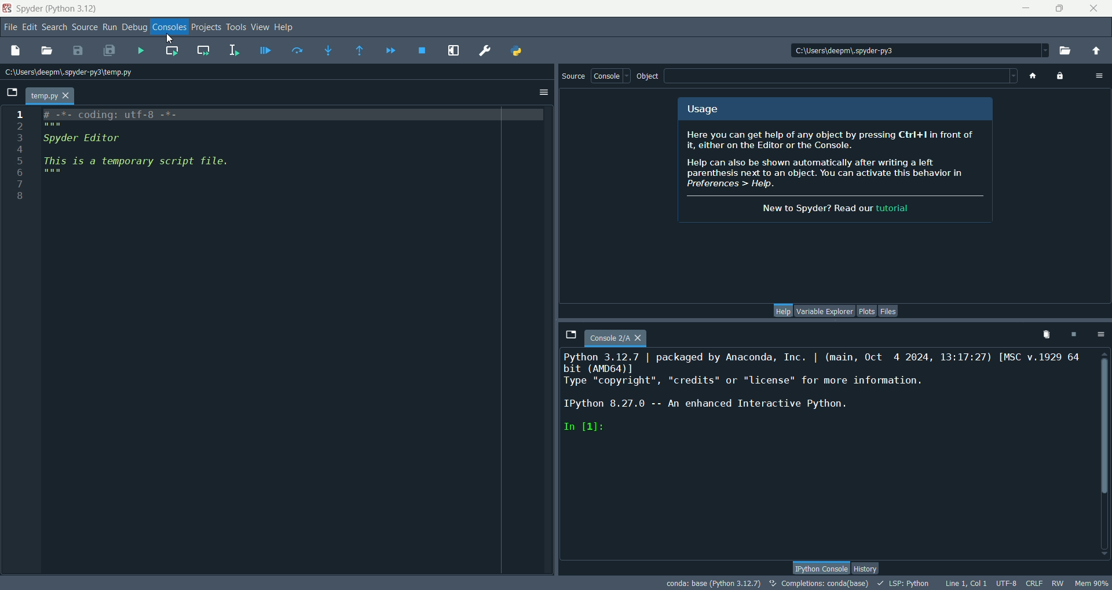 The width and height of the screenshot is (1112, 590). What do you see at coordinates (866, 567) in the screenshot?
I see `history` at bounding box center [866, 567].